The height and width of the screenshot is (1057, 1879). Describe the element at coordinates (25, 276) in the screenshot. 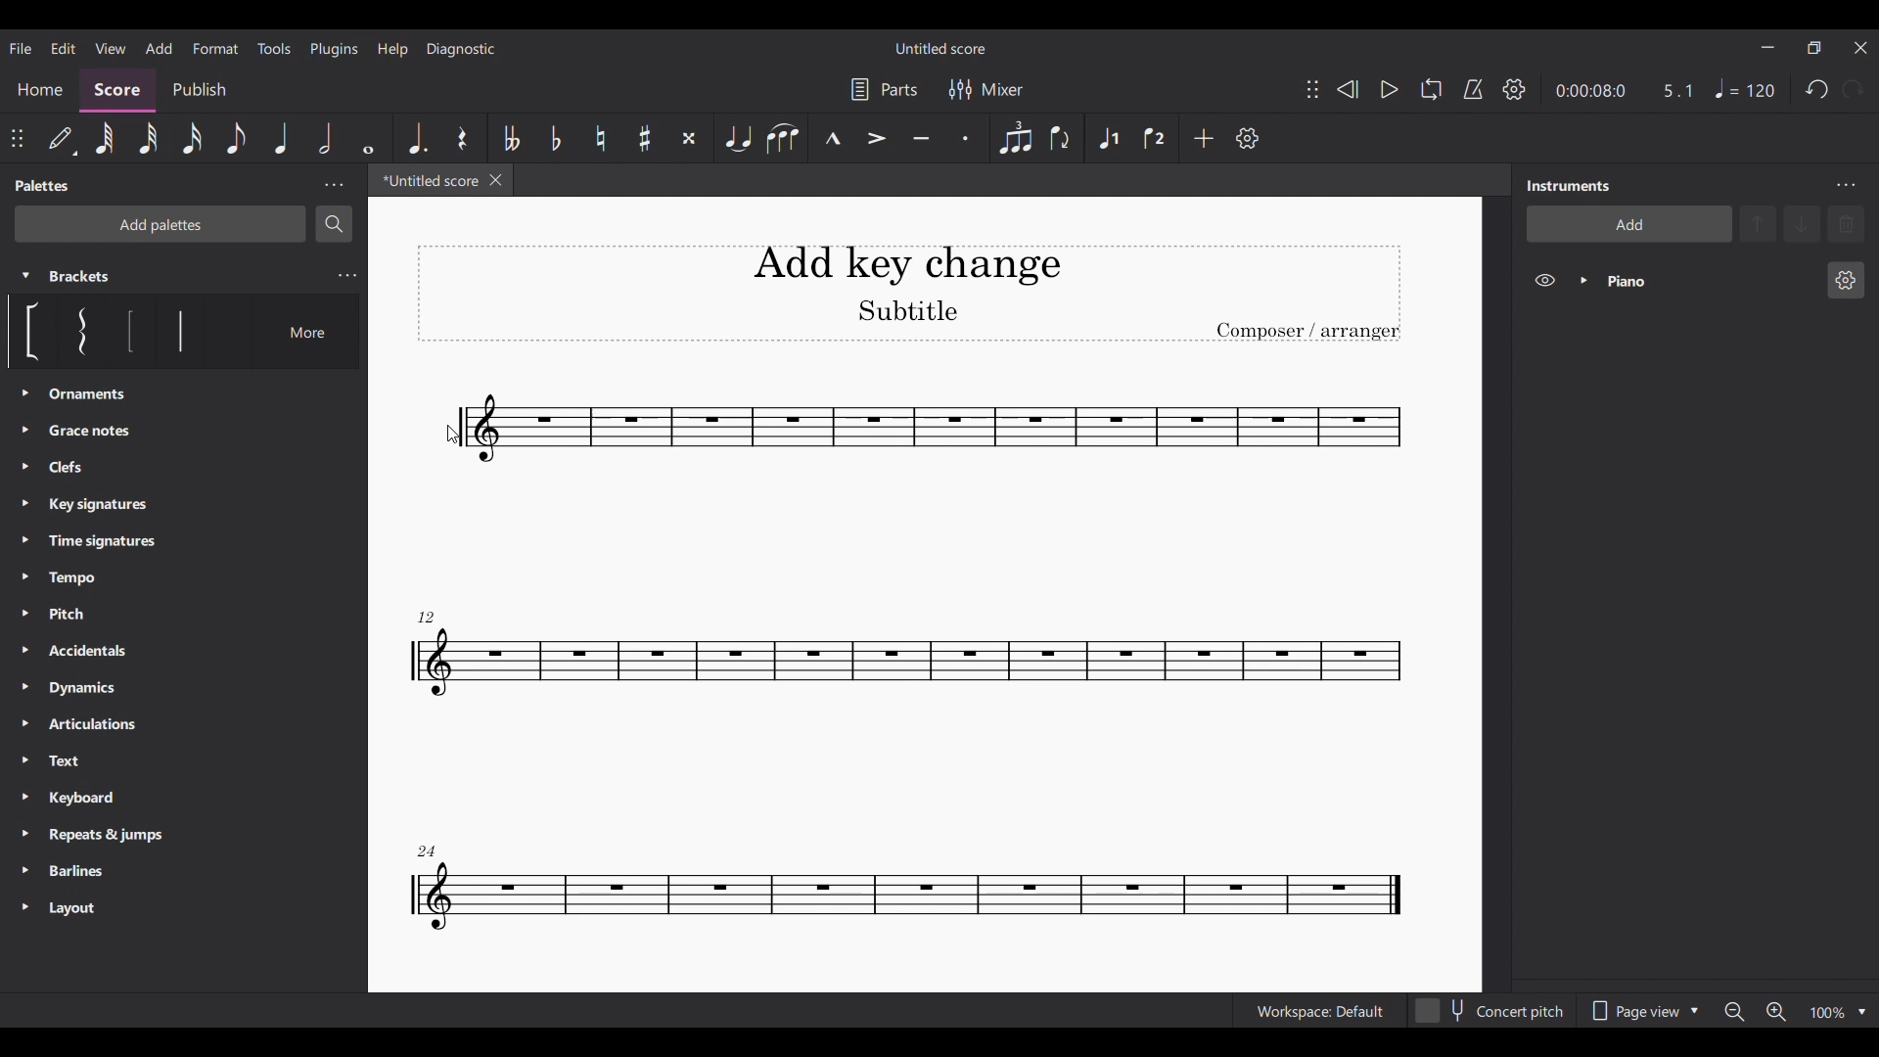

I see `Collapse Brackets` at that location.